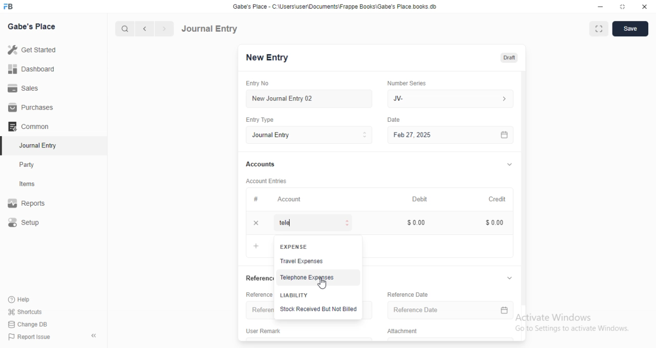  What do you see at coordinates (449, 98) in the screenshot?
I see `IV-` at bounding box center [449, 98].